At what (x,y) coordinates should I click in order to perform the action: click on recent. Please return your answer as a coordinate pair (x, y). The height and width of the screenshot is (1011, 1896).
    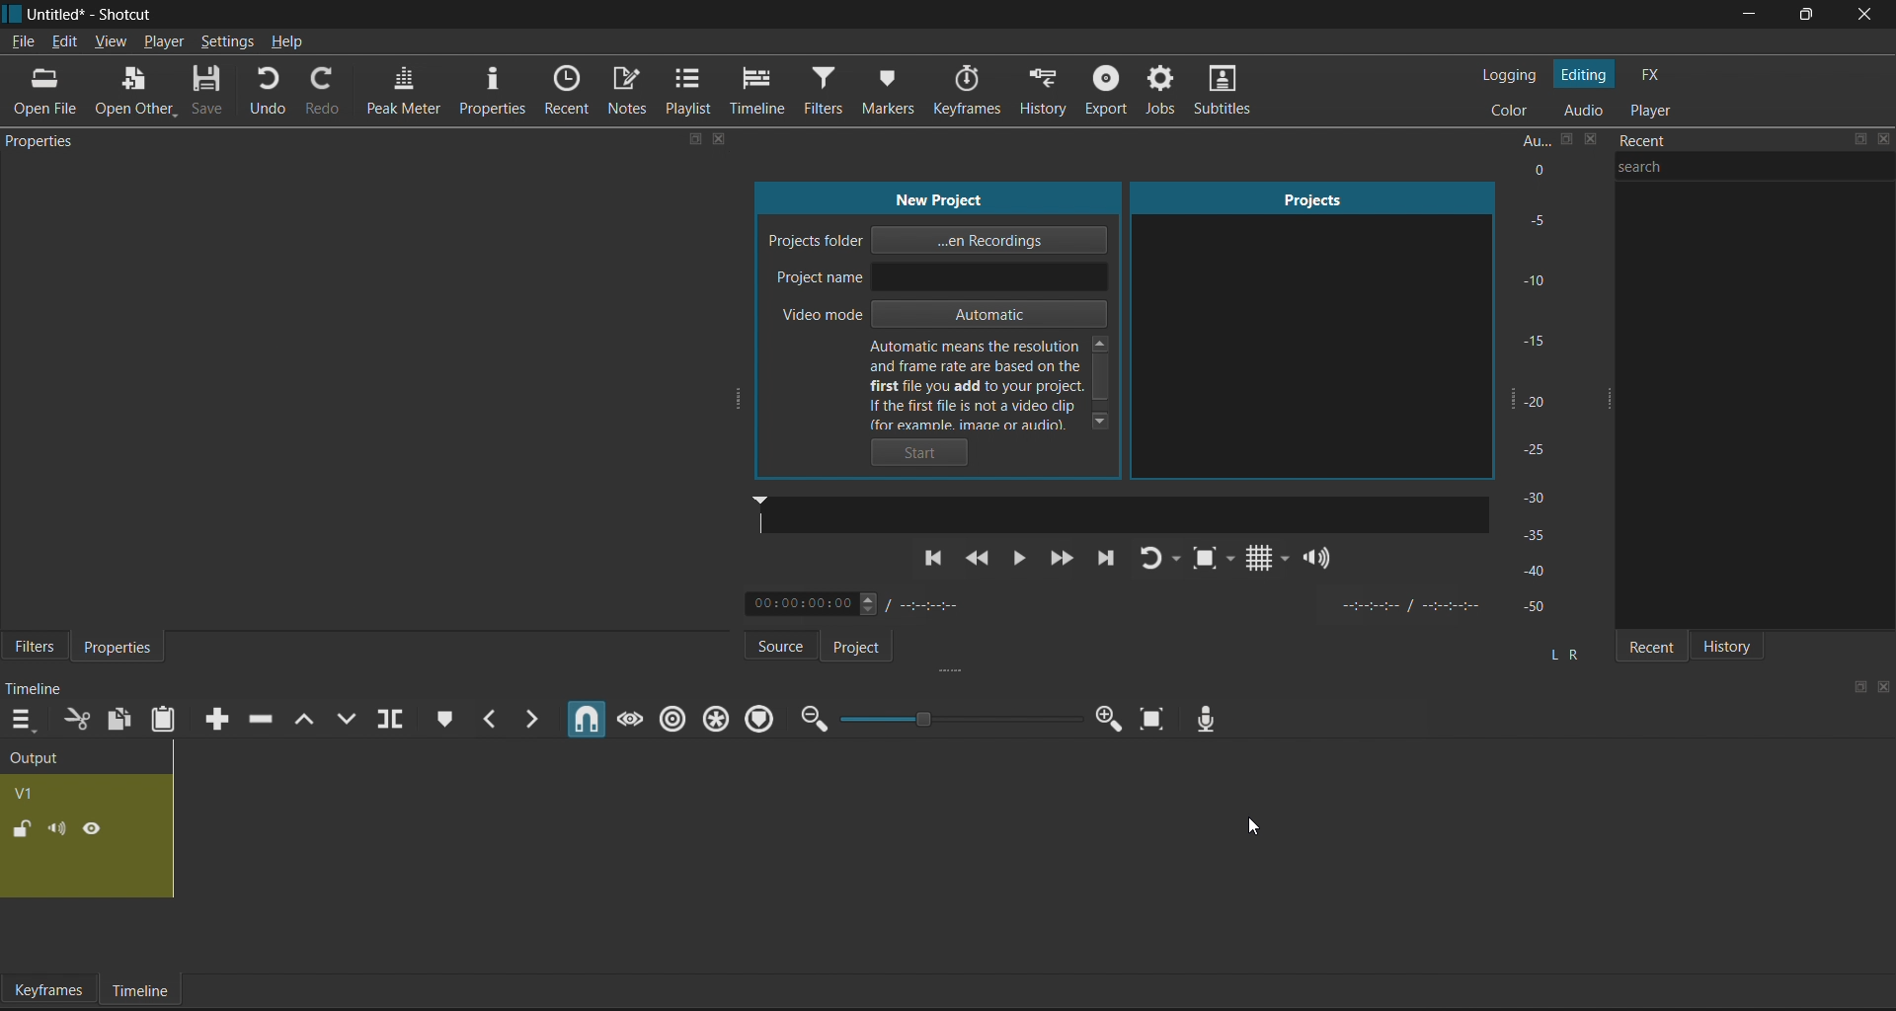
    Looking at the image, I should click on (1705, 143).